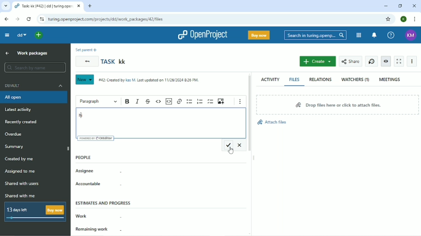 The image size is (421, 236). I want to click on Unwatch work package, so click(386, 61).